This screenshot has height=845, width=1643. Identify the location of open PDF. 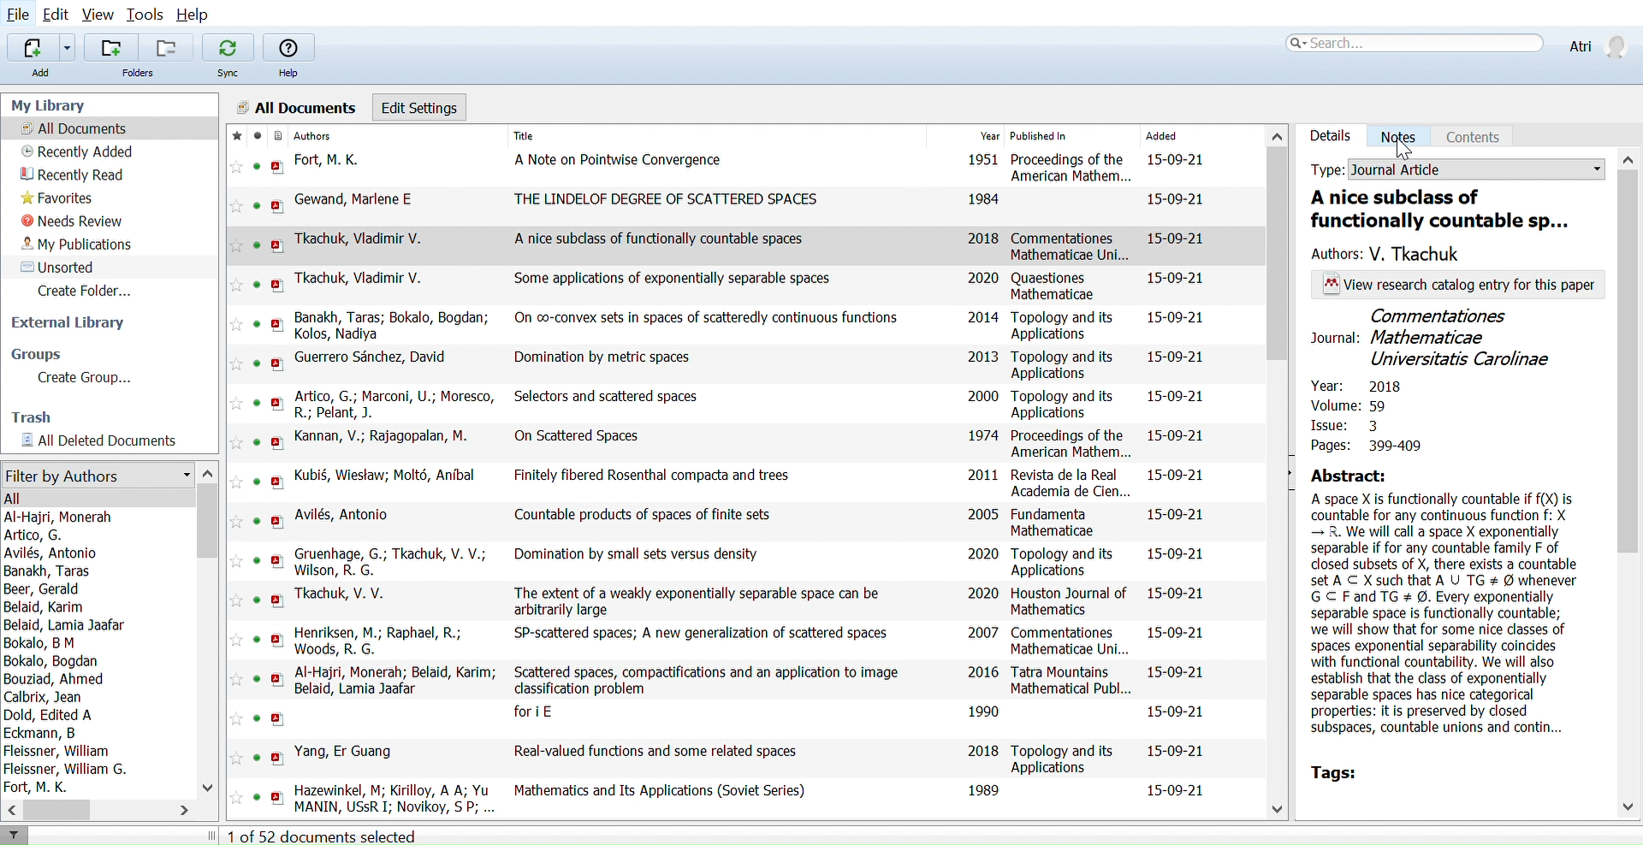
(278, 759).